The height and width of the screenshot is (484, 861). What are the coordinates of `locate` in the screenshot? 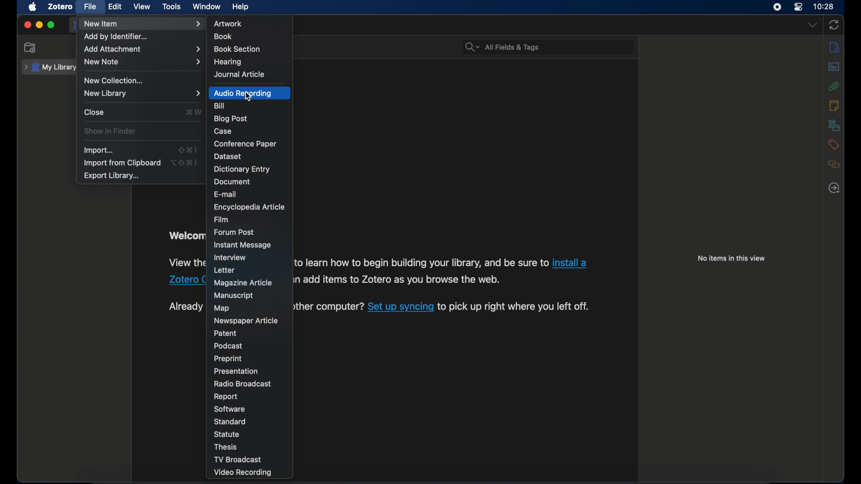 It's located at (834, 188).